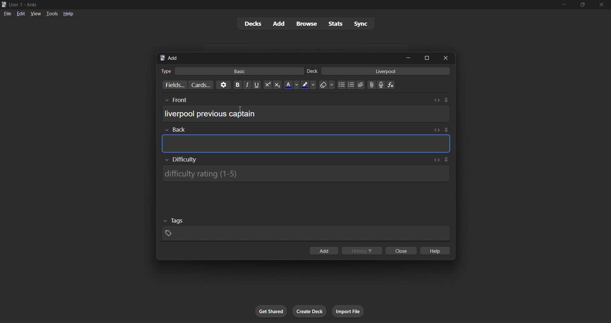  What do you see at coordinates (35, 13) in the screenshot?
I see `view` at bounding box center [35, 13].